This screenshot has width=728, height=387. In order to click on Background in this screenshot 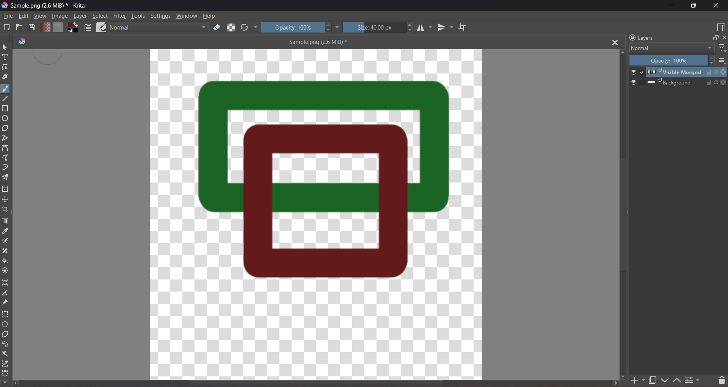, I will do `click(678, 82)`.